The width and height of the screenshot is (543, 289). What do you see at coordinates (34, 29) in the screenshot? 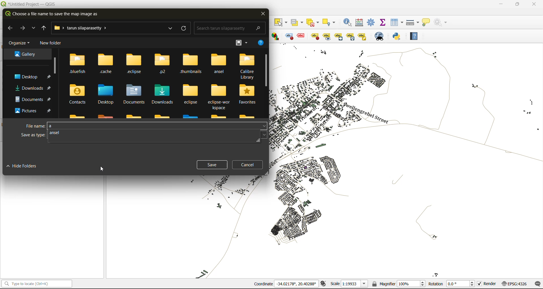
I see `explore` at bounding box center [34, 29].